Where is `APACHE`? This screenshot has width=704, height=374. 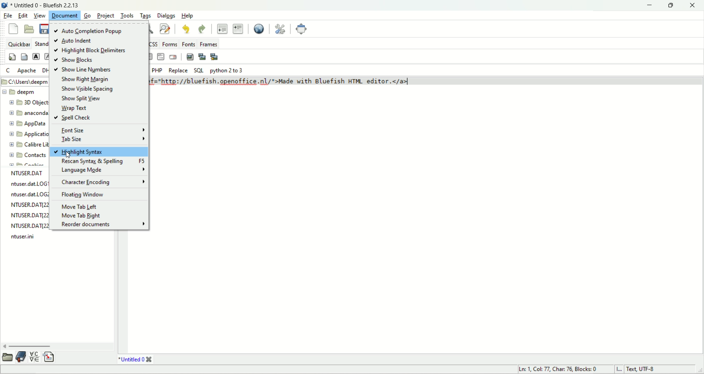 APACHE is located at coordinates (27, 70).